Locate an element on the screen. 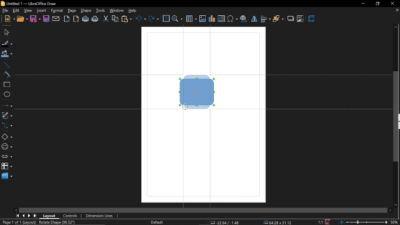 The image size is (400, 225). current window is located at coordinates (29, 3).